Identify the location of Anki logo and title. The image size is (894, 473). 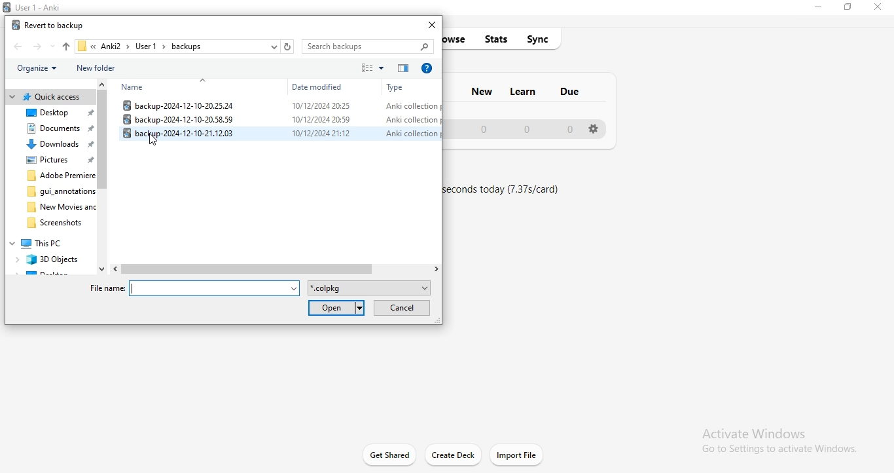
(39, 5).